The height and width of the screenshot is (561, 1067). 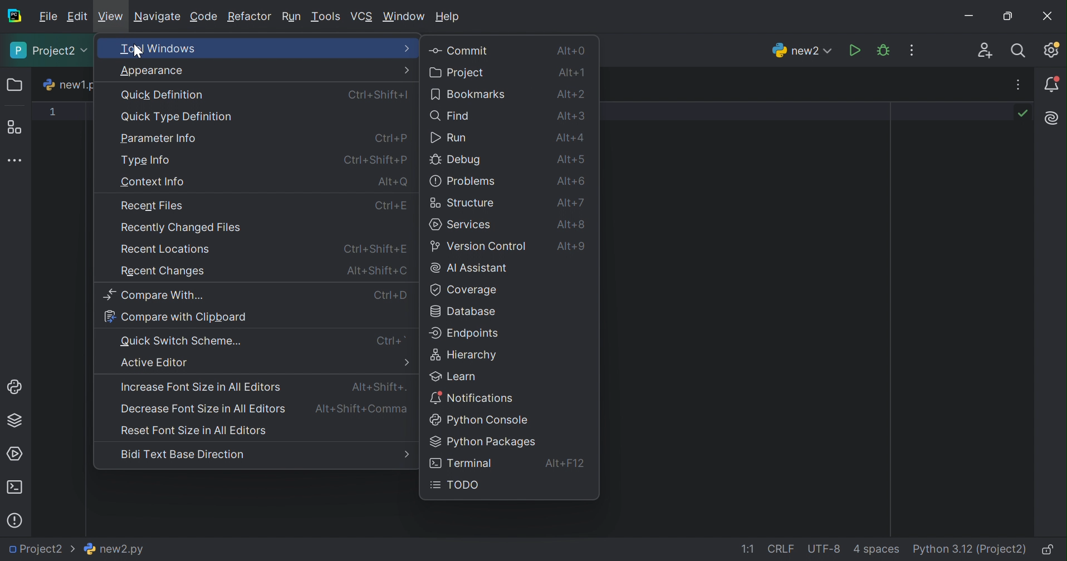 What do you see at coordinates (405, 70) in the screenshot?
I see `More` at bounding box center [405, 70].